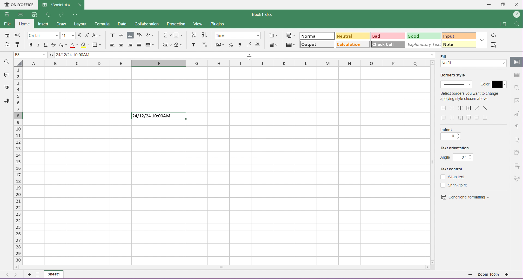 The height and width of the screenshot is (279, 523). I want to click on cursor, so click(248, 57).